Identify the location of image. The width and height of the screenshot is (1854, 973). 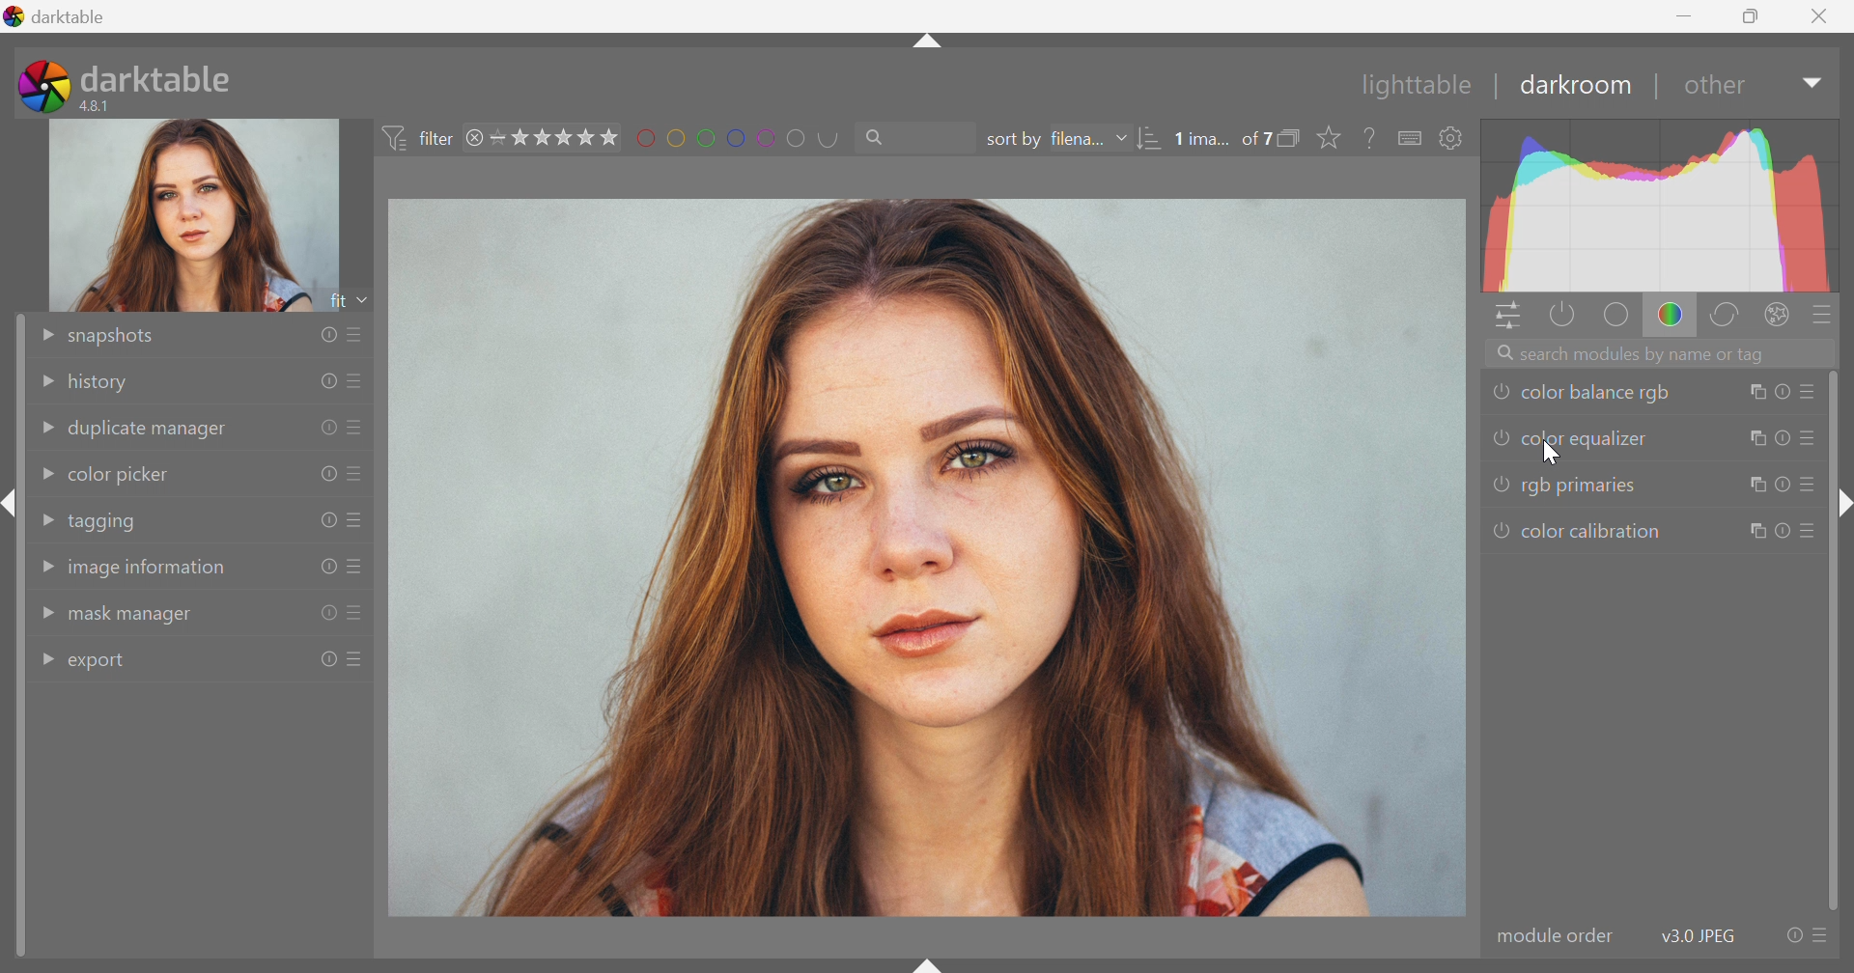
(196, 215).